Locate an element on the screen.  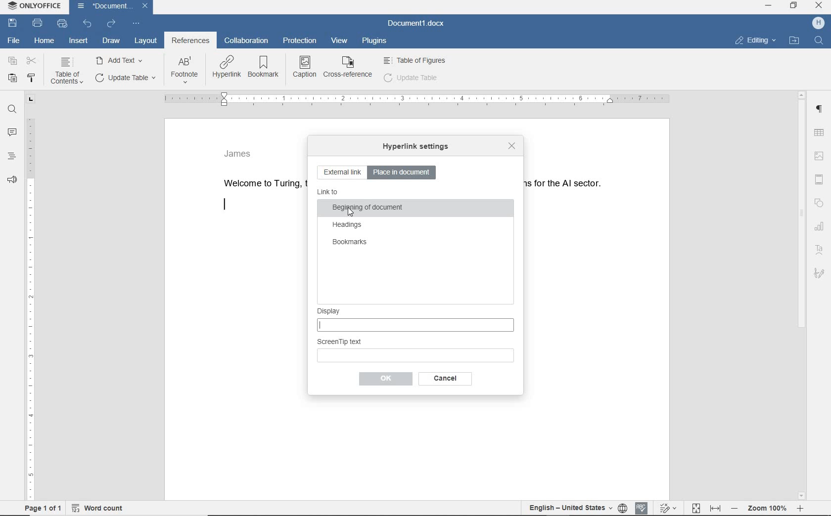
headings is located at coordinates (348, 225).